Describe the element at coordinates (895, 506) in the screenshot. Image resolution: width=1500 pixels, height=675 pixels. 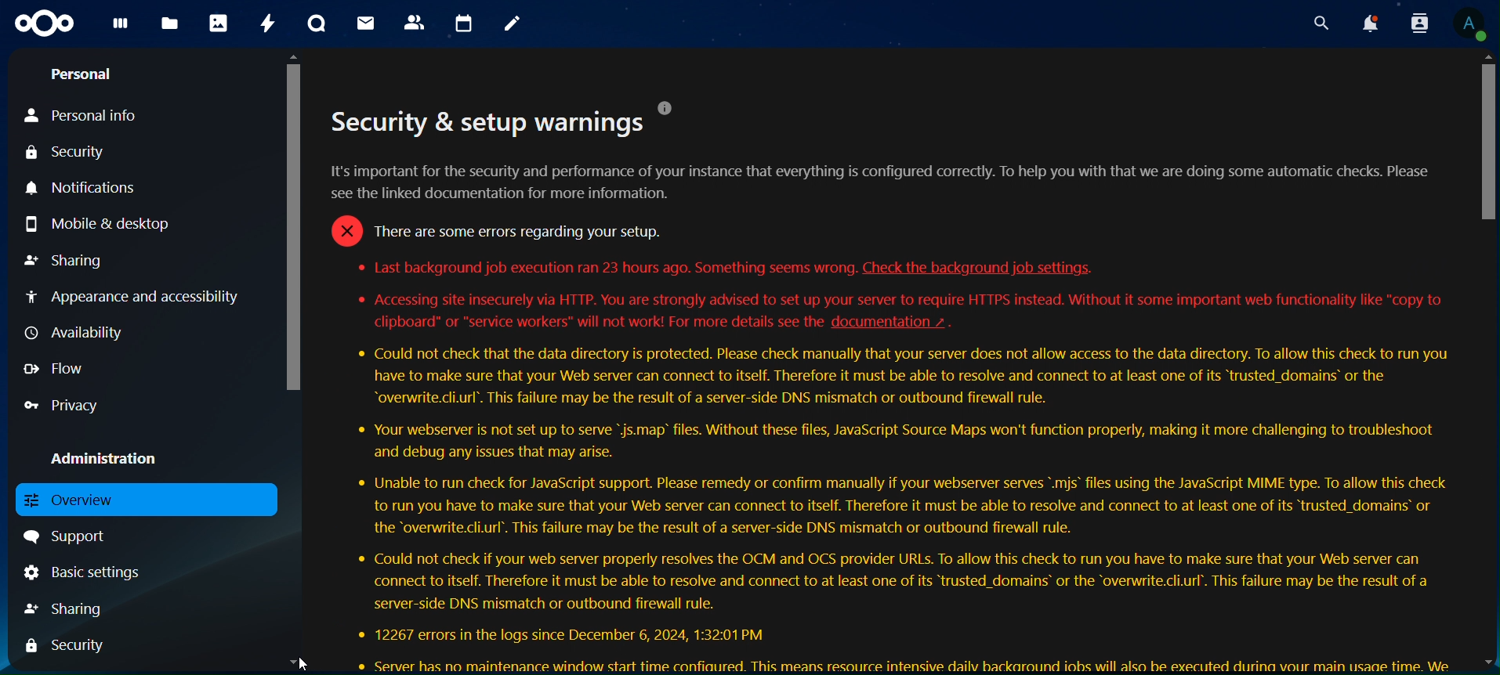
I see `* Unable to run check for JavaScript support. Please remedy or confirm manually if your webserver serves *.mis’ files using the JavaScript MIME type. To allow this check
to run you have to make sure that your Web server can connect to itself. Therefore it must be able to resolve and connect to at least one of its “trusted_domains’ or
the “overwrite.cli.url’. This failure may be the result of a server-side DNS mismatch or outbound firewall rule.` at that location.